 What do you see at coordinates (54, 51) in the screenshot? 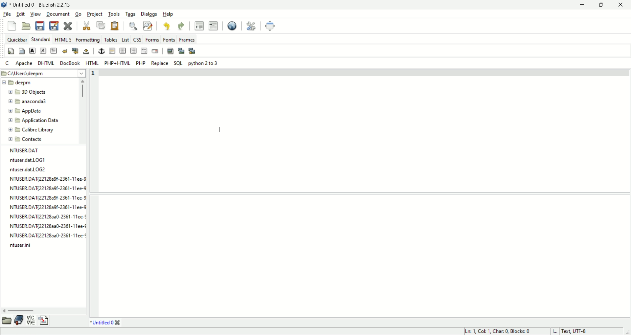
I see `paragraph` at bounding box center [54, 51].